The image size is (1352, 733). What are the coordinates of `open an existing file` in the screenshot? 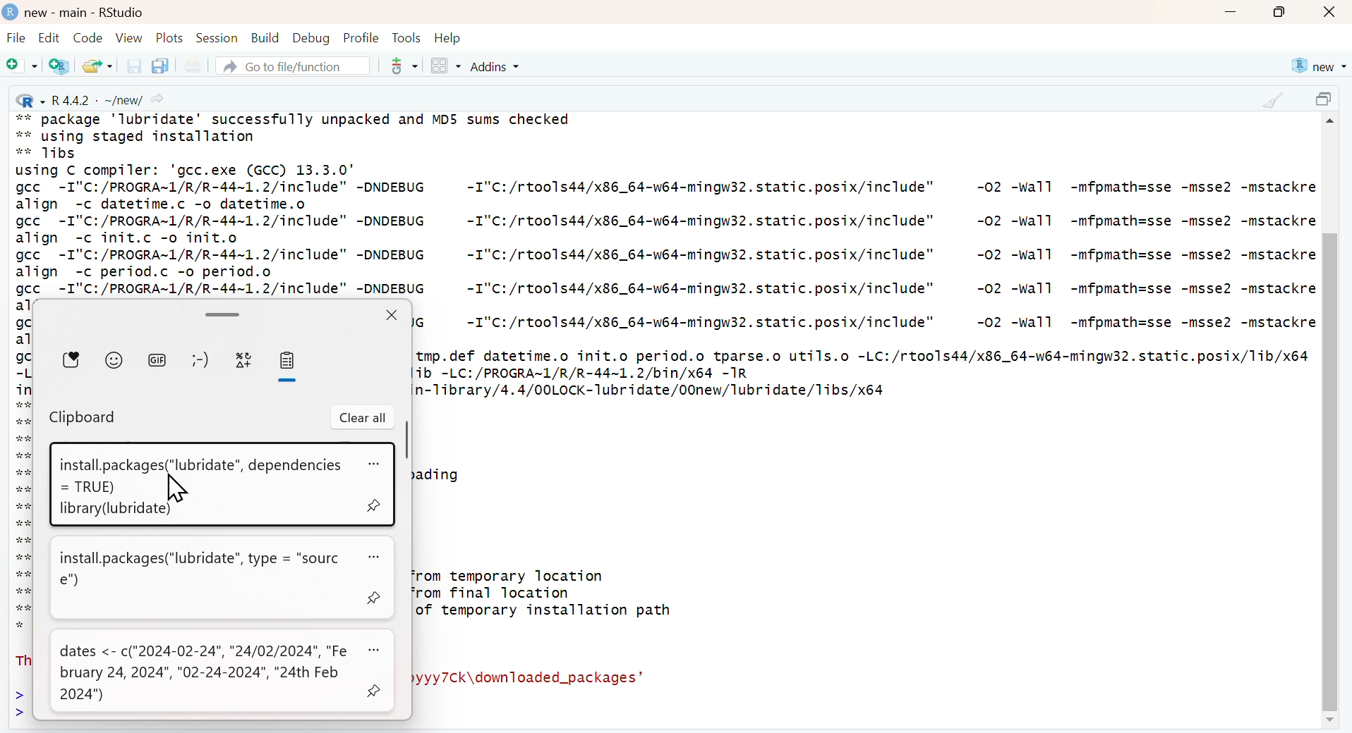 It's located at (97, 65).